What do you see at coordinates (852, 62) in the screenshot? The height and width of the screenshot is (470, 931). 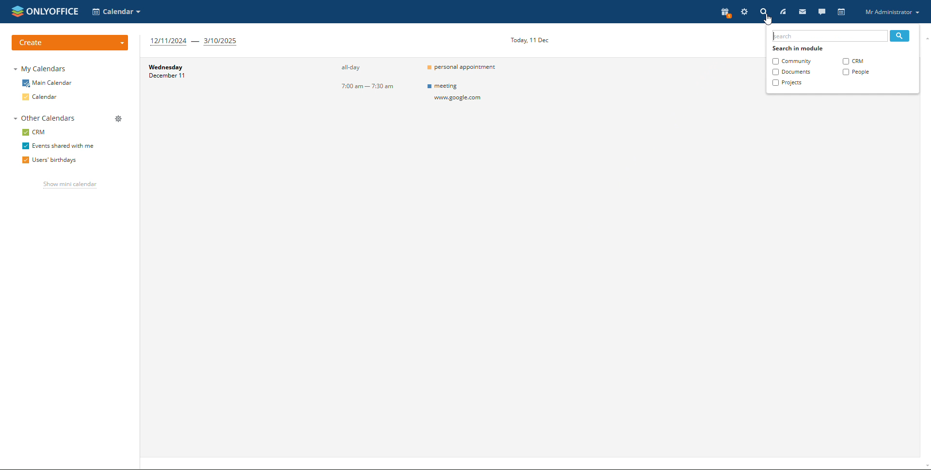 I see `crm` at bounding box center [852, 62].